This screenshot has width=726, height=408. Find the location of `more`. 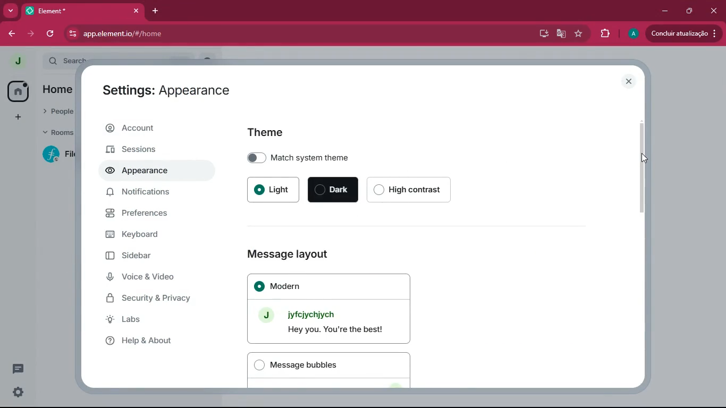

more is located at coordinates (10, 10).